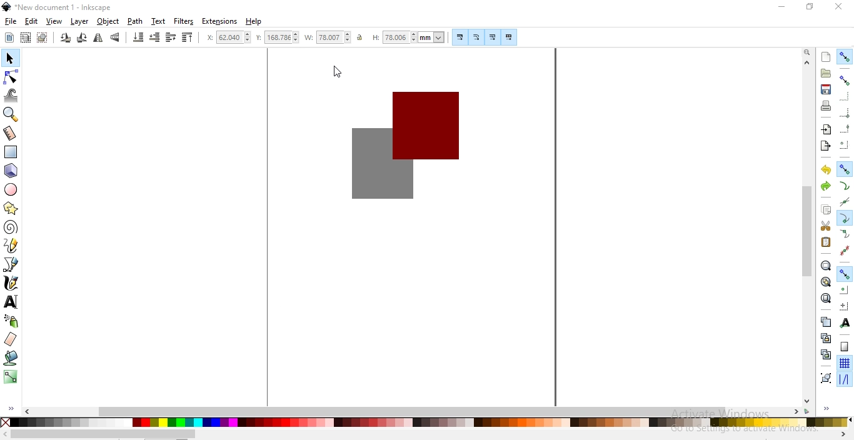 The height and width of the screenshot is (440, 854). I want to click on new document 1 - Inkscape, so click(58, 7).